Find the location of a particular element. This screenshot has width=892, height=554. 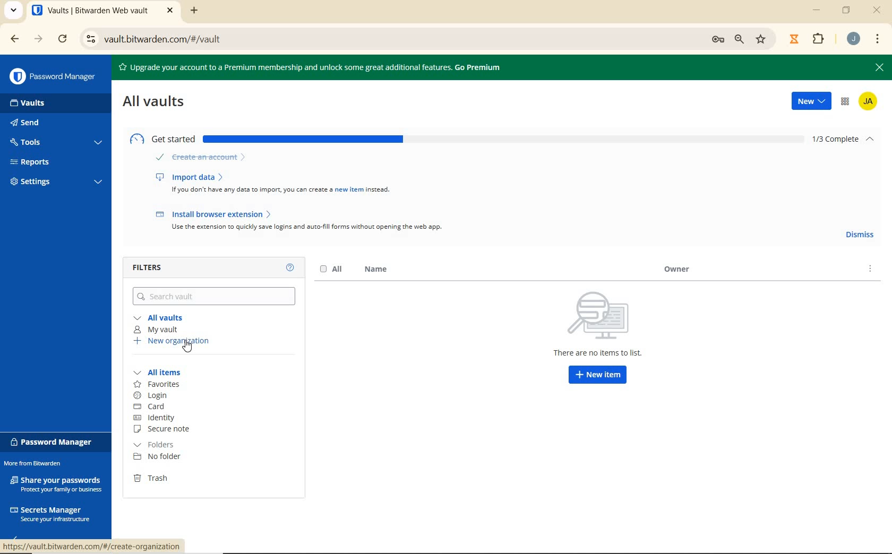

preferences is located at coordinates (717, 39).